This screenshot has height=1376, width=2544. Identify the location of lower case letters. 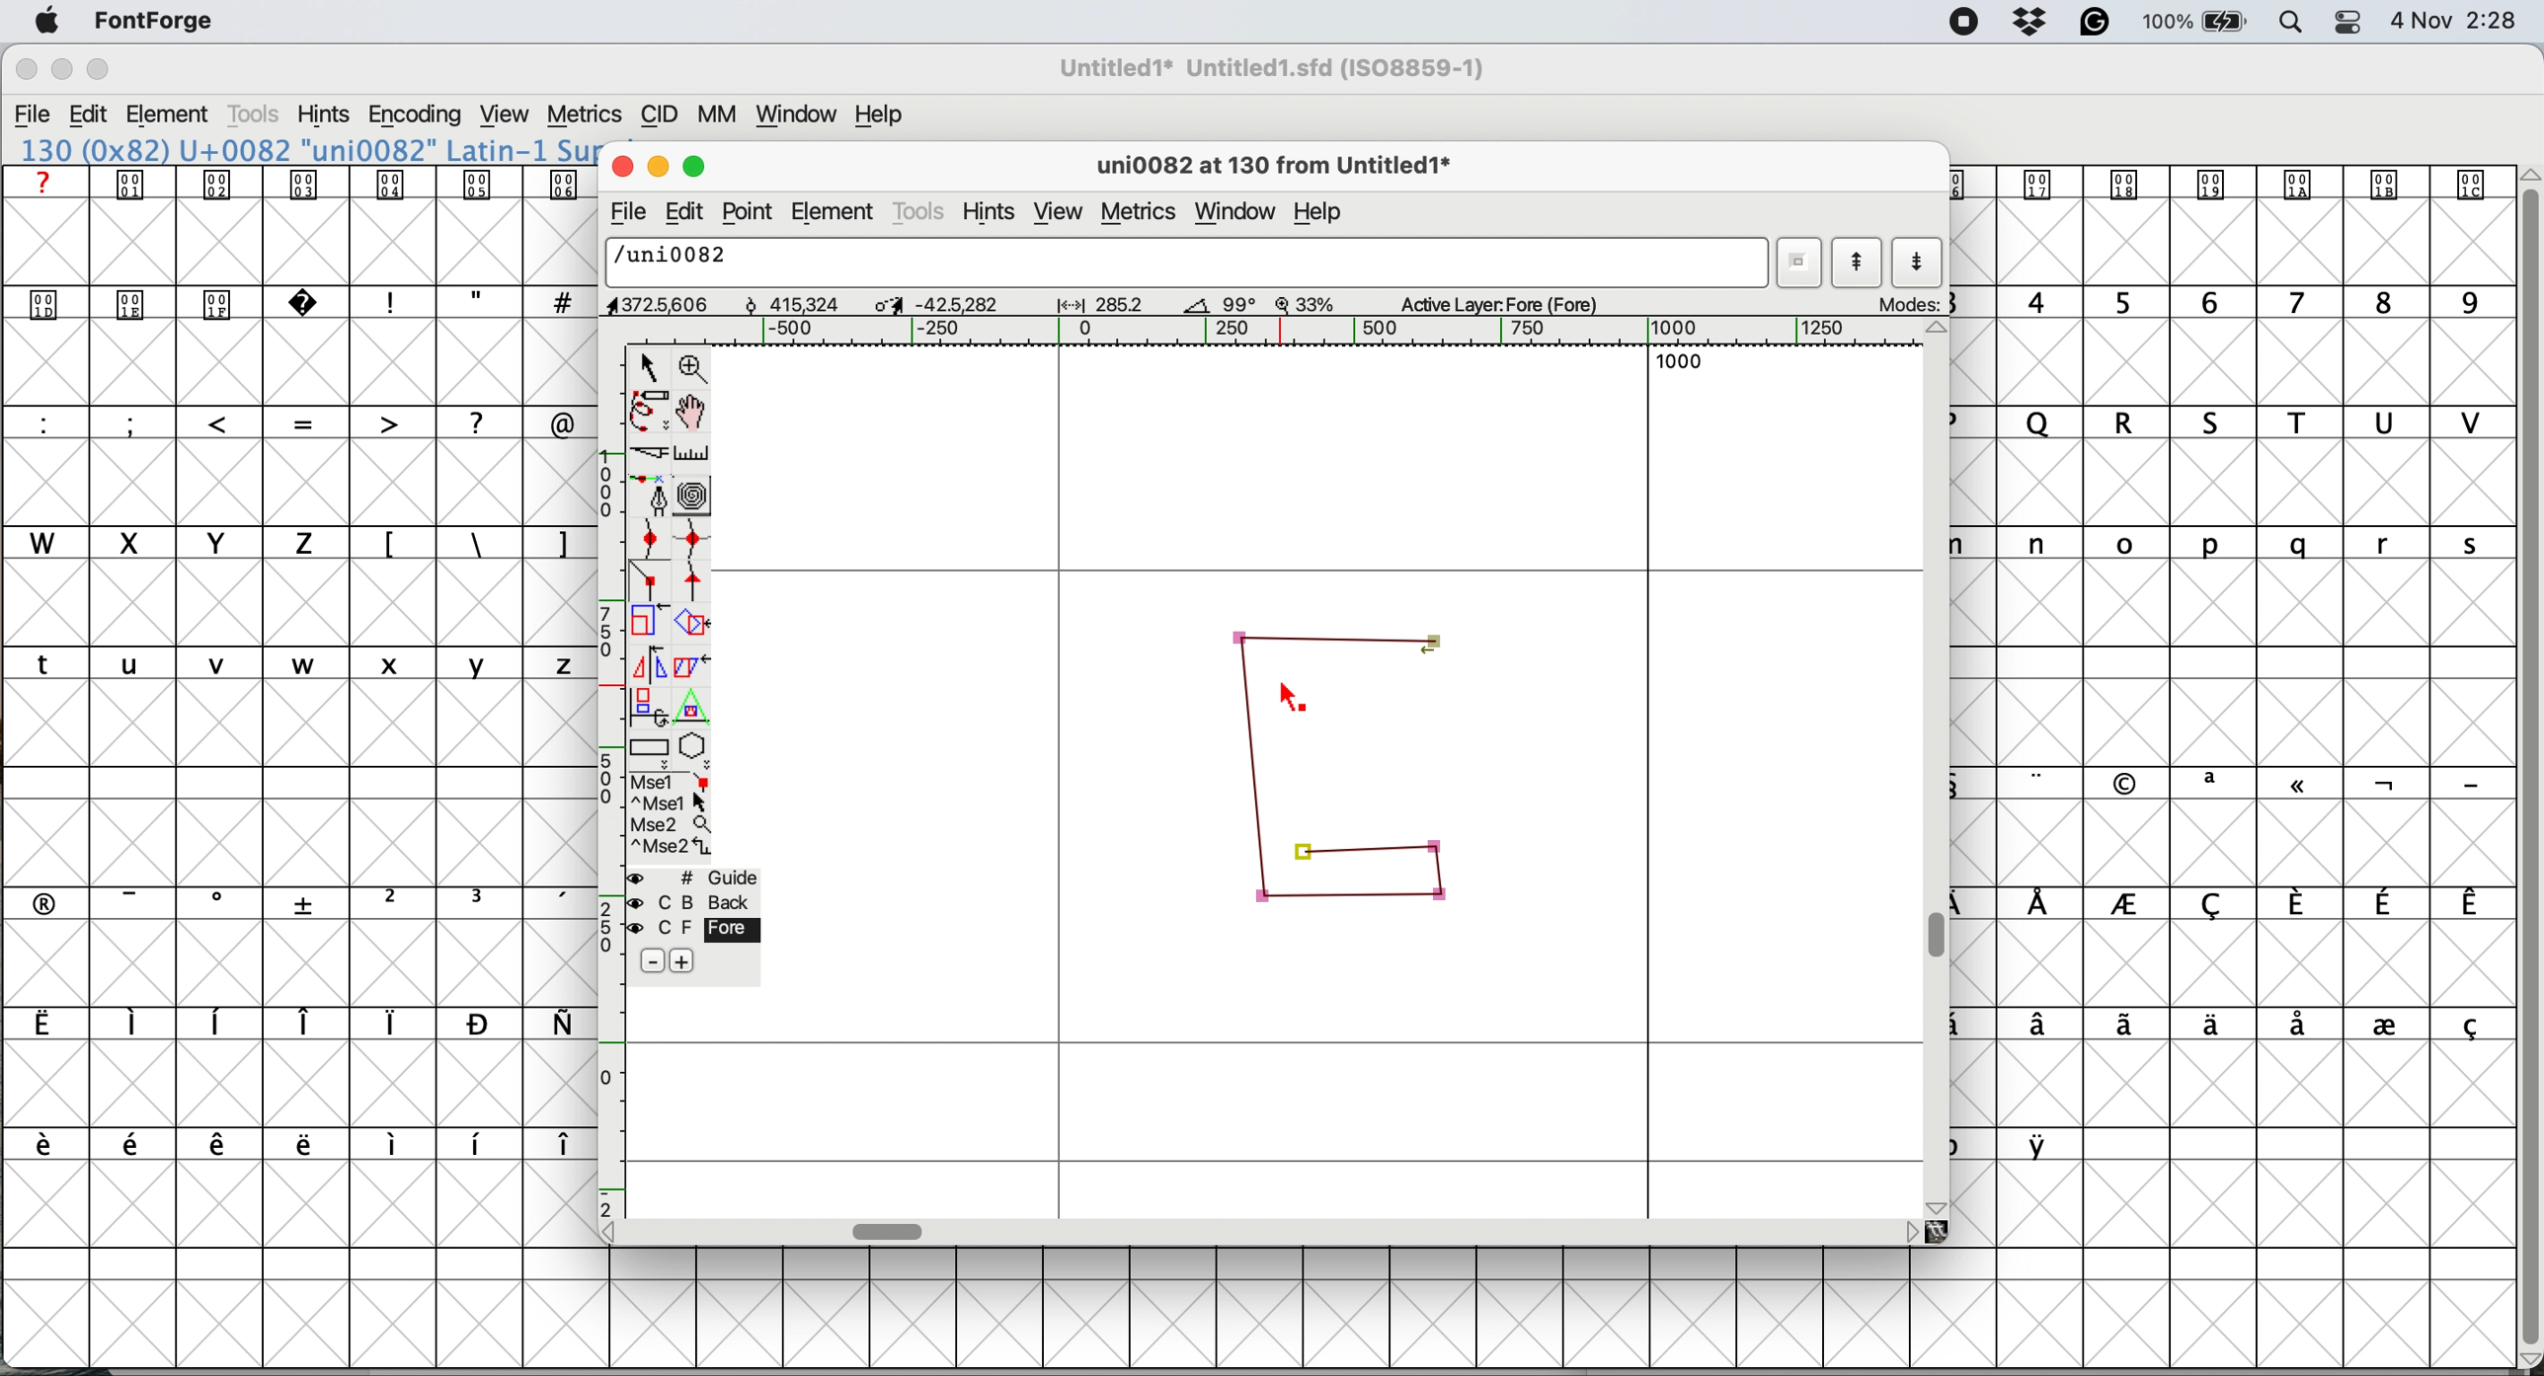
(300, 662).